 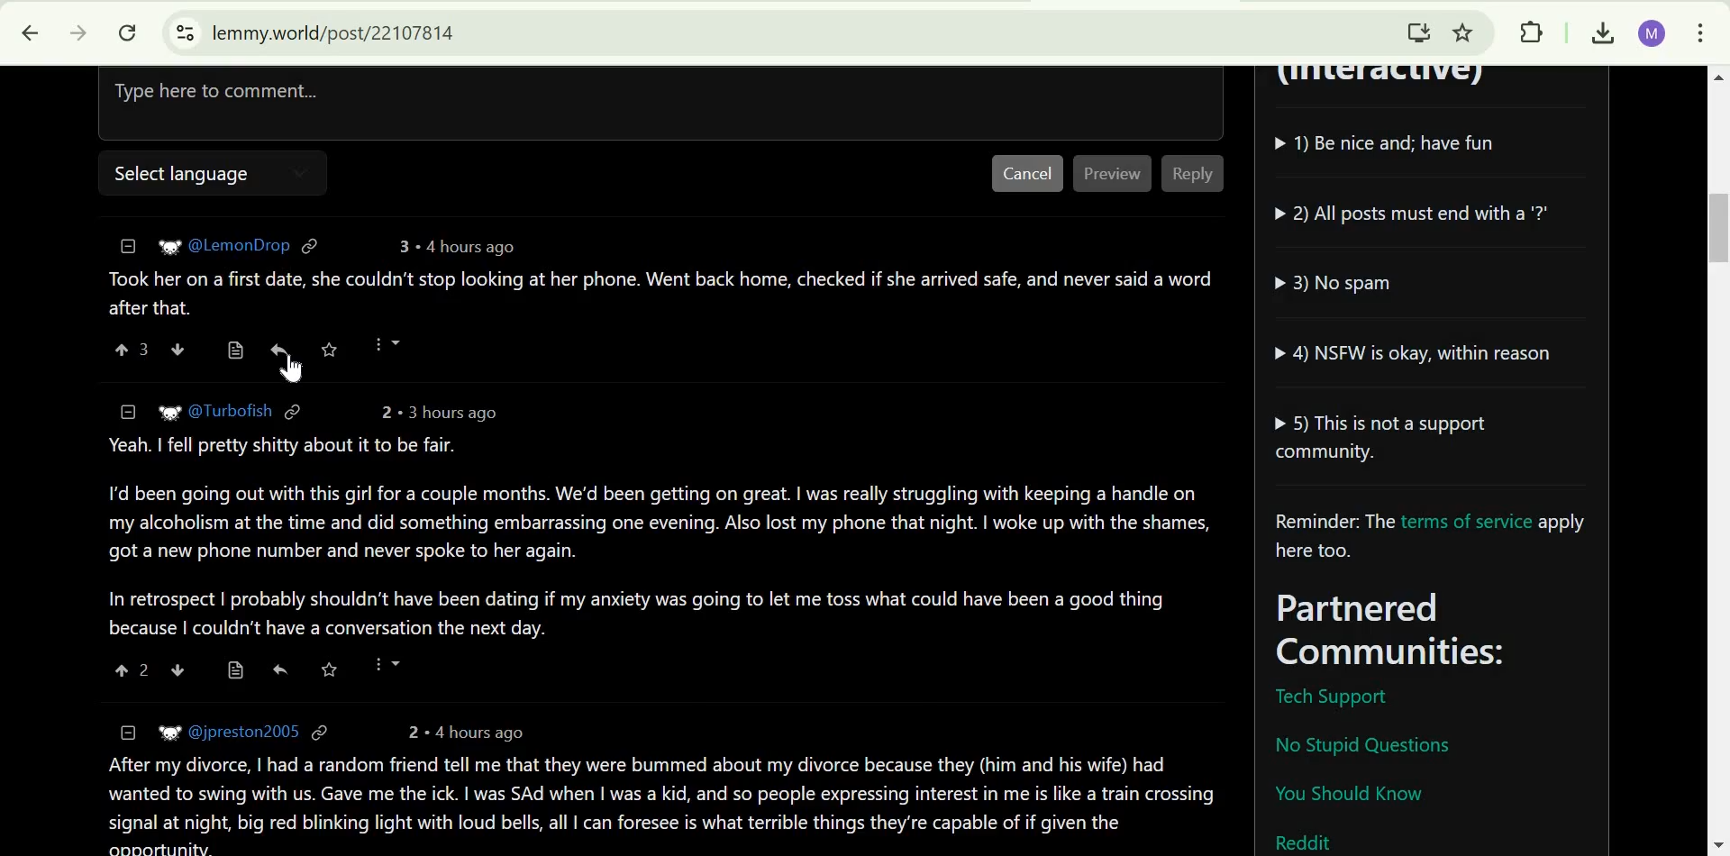 What do you see at coordinates (657, 292) in the screenshot?
I see `comment` at bounding box center [657, 292].